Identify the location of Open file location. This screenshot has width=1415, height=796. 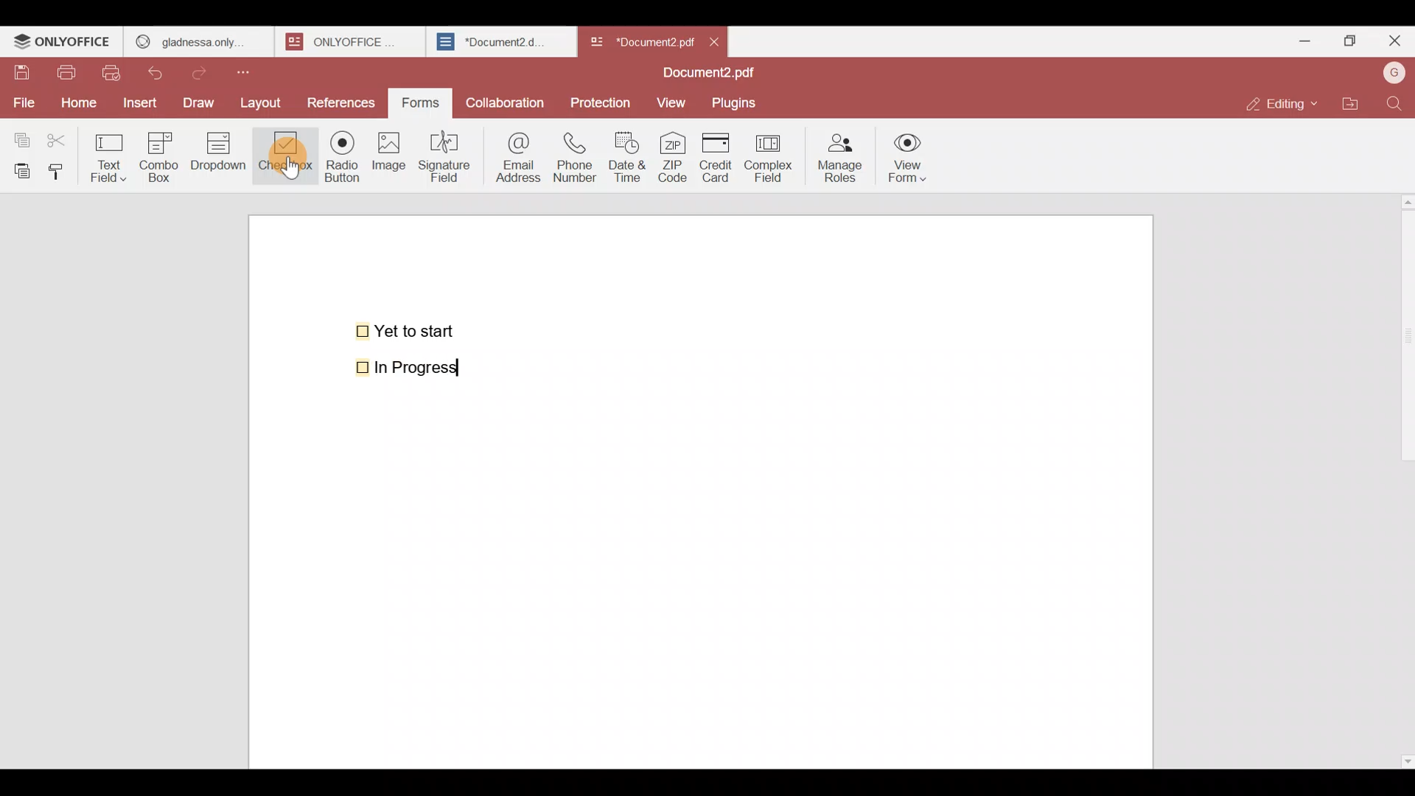
(1350, 102).